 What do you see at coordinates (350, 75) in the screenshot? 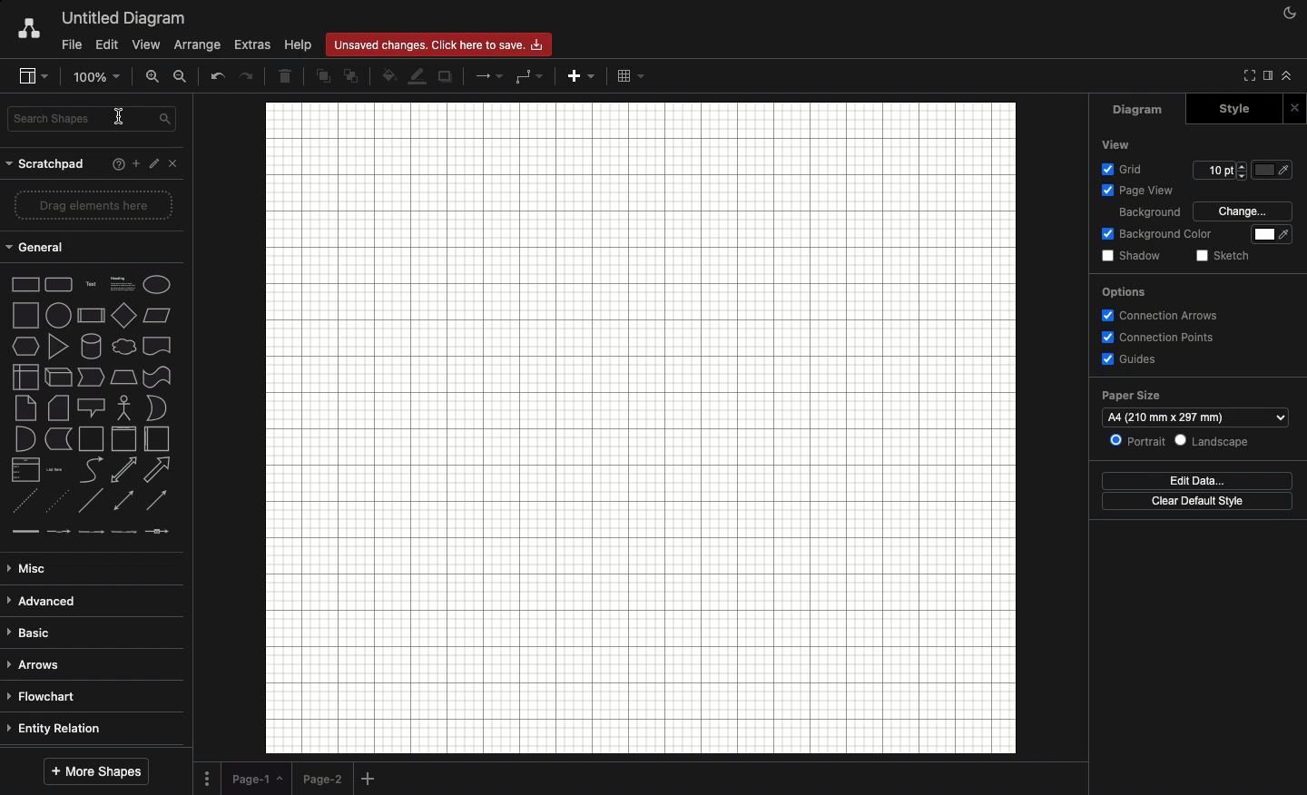
I see `To back` at bounding box center [350, 75].